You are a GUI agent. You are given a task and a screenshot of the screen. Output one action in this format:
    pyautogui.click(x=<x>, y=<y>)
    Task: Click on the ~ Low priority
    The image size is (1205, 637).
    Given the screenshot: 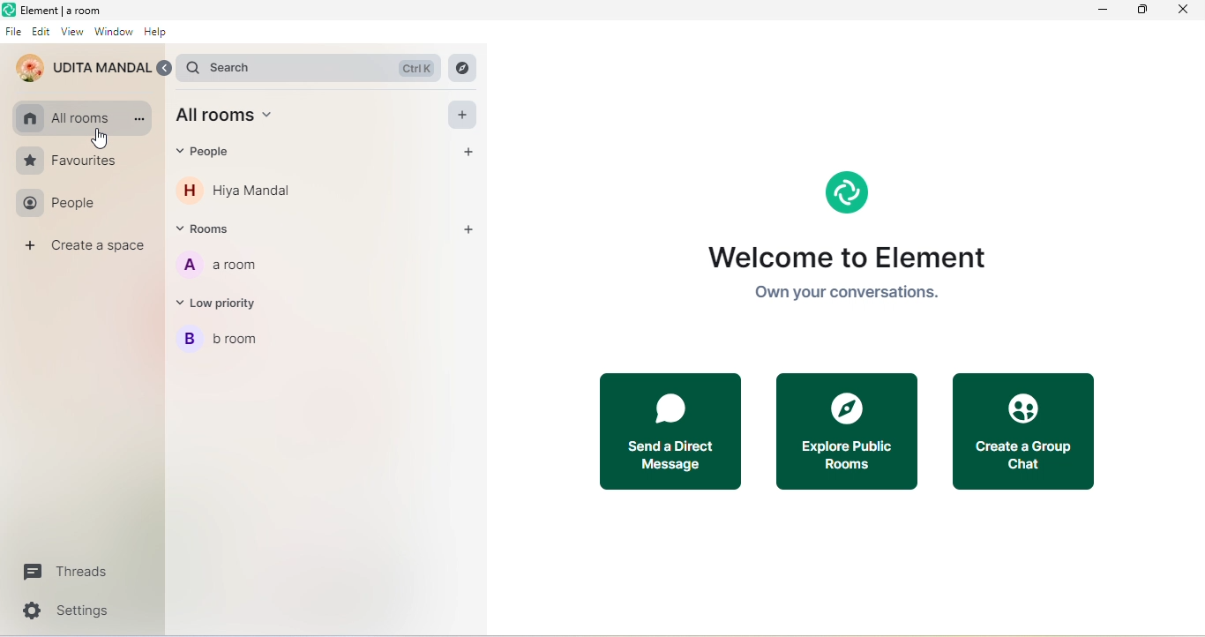 What is the action you would take?
    pyautogui.click(x=228, y=305)
    